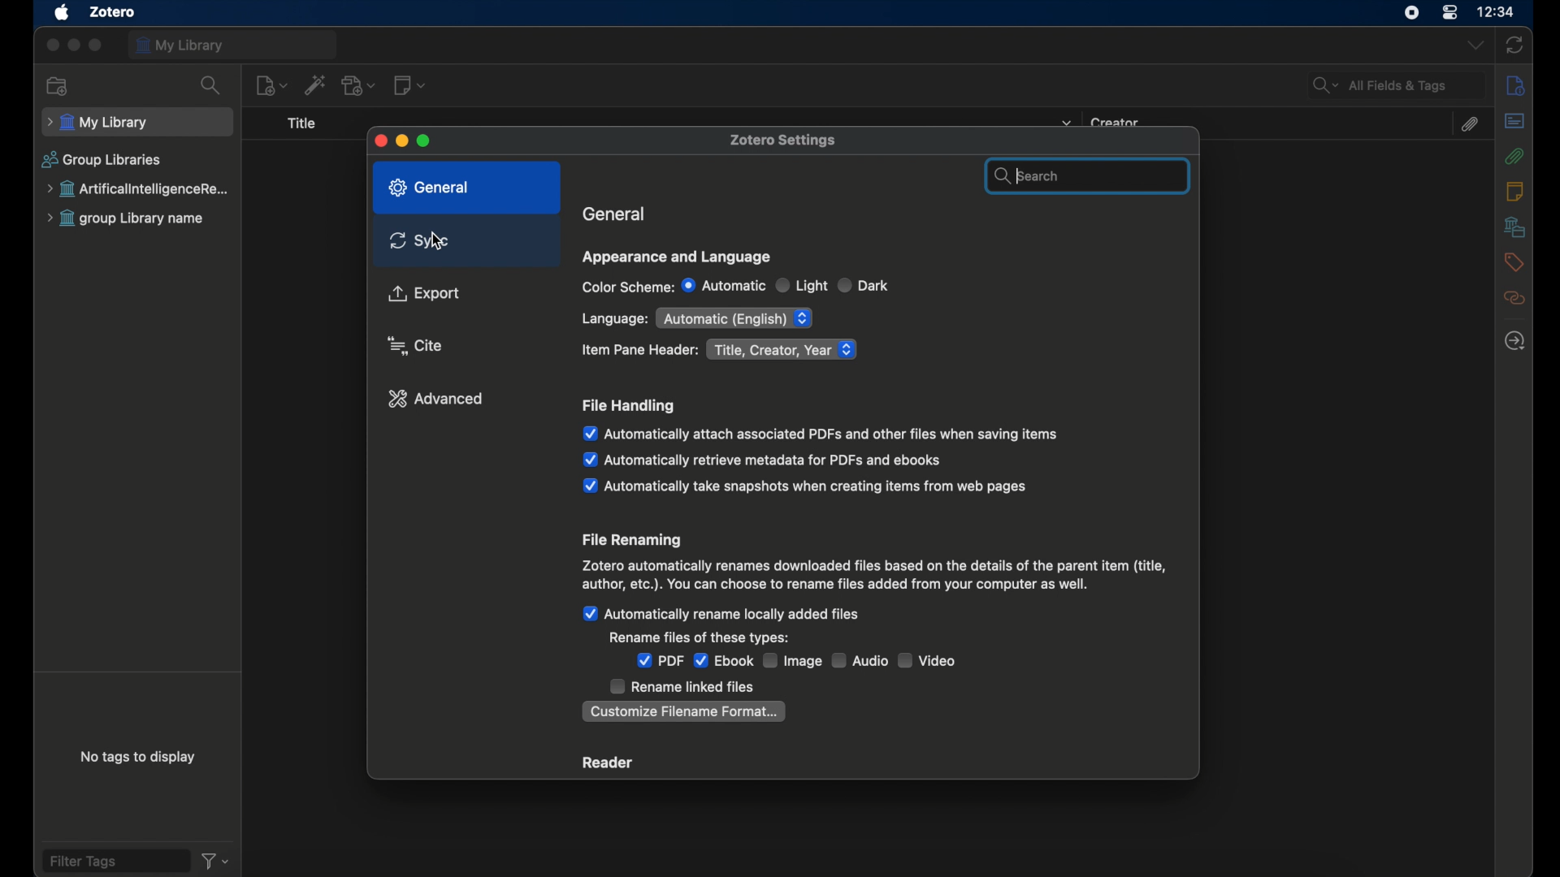 The image size is (1560, 877). Describe the element at coordinates (722, 660) in the screenshot. I see `ebook checkbox` at that location.